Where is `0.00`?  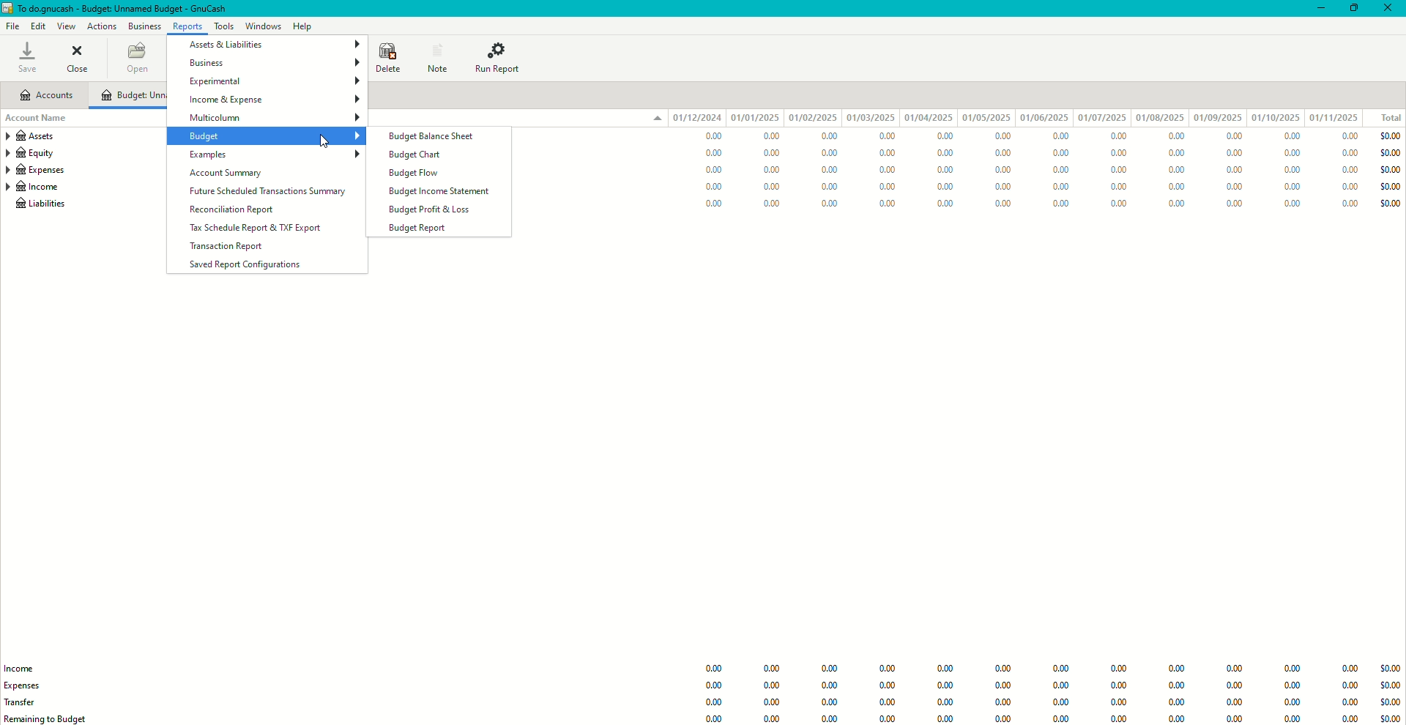
0.00 is located at coordinates (1063, 718).